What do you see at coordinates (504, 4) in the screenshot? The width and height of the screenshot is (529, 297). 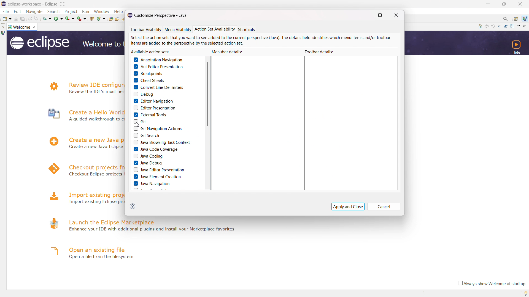 I see `maximize` at bounding box center [504, 4].